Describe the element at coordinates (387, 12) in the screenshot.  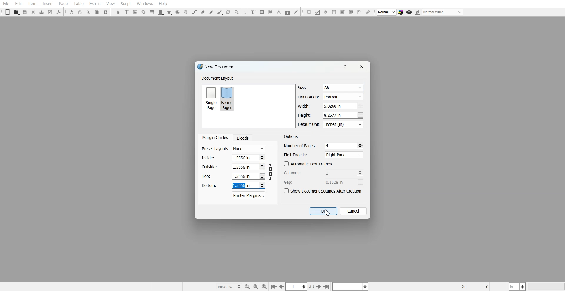
I see `Select image preview Quality` at that location.